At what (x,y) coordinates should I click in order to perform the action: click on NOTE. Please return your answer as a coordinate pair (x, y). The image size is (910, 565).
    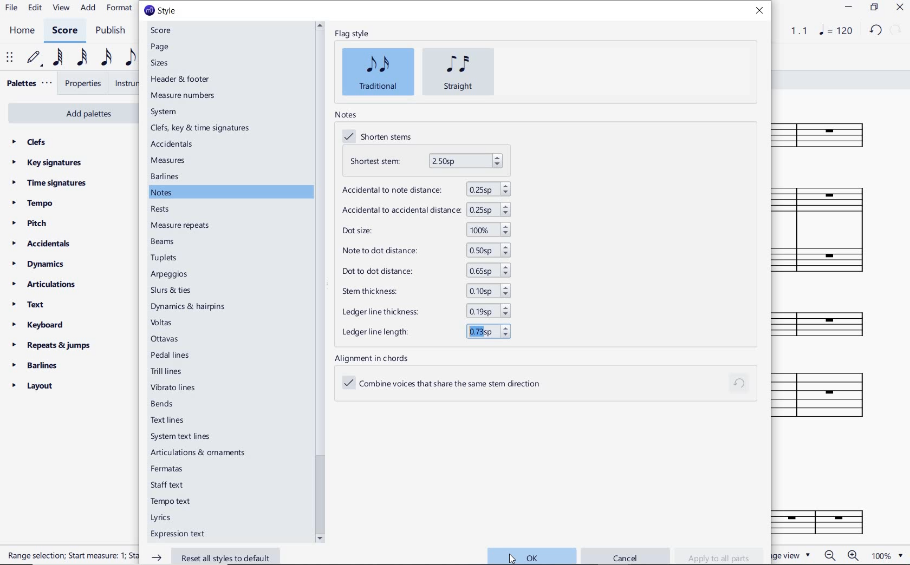
    Looking at the image, I should click on (836, 30).